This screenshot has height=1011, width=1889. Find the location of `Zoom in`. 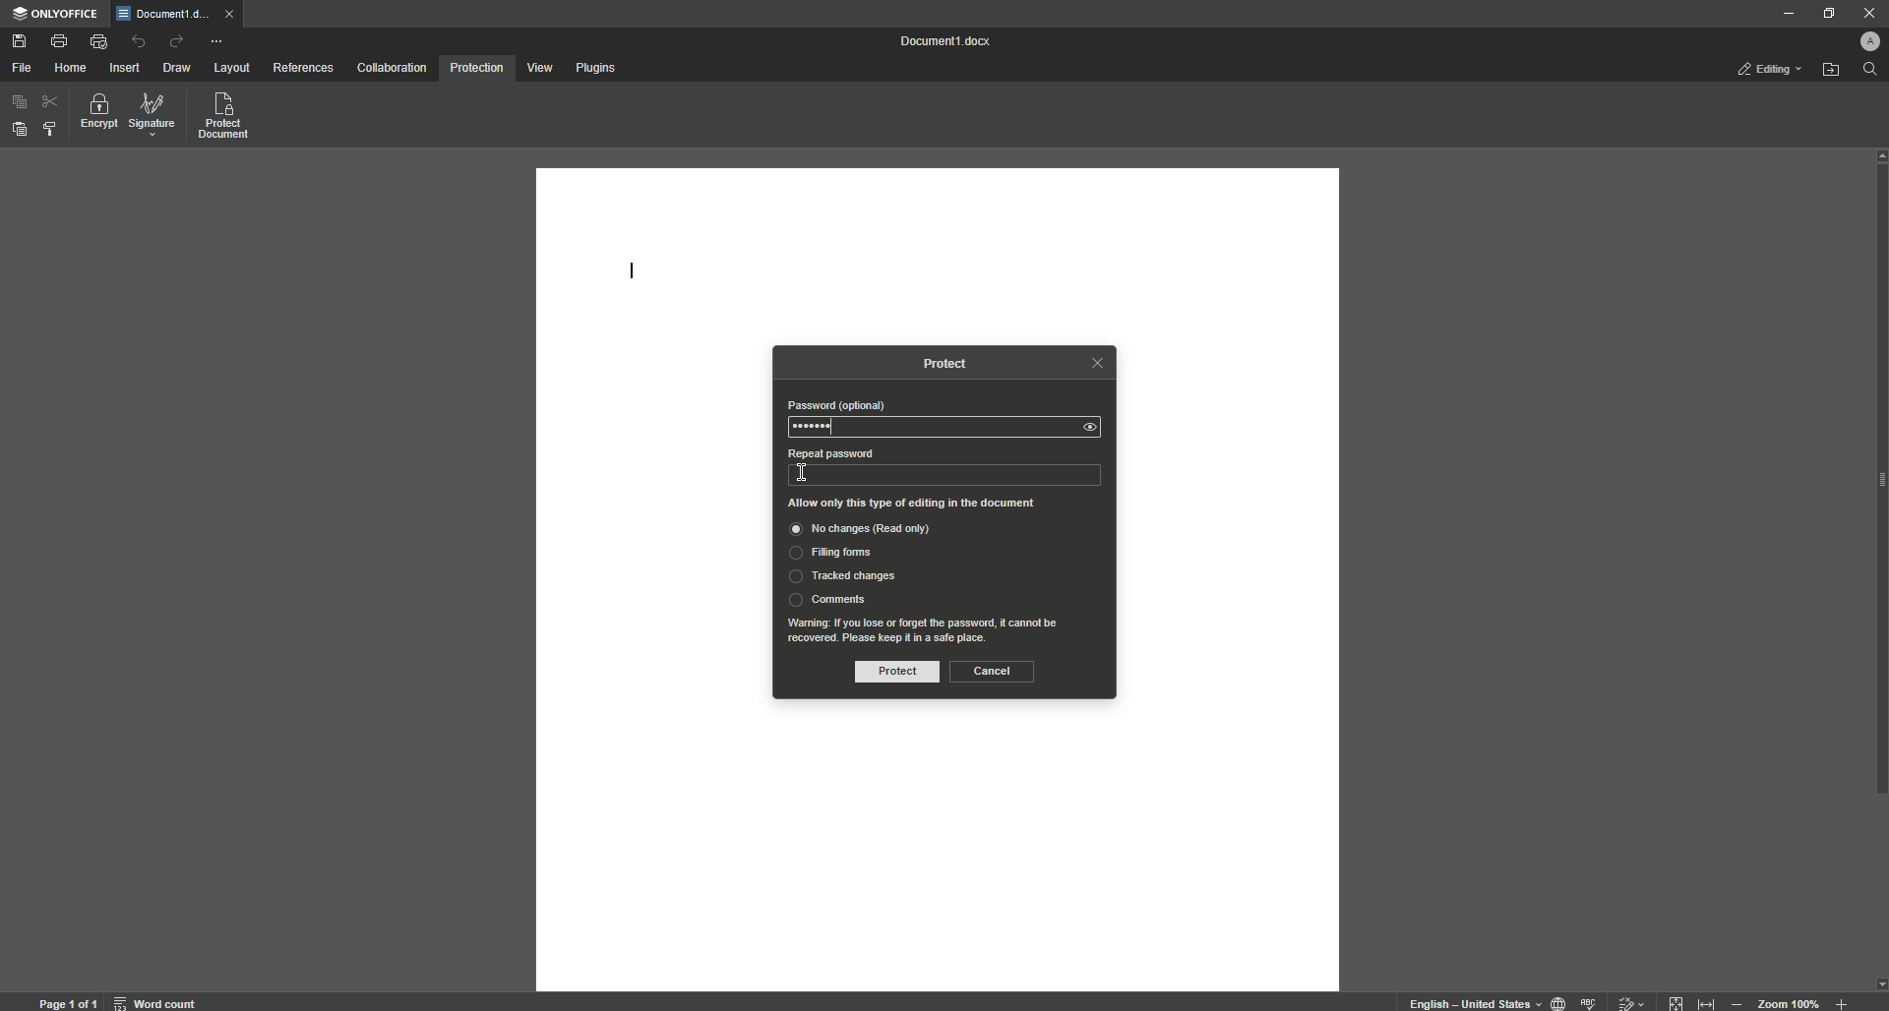

Zoom in is located at coordinates (1839, 1002).